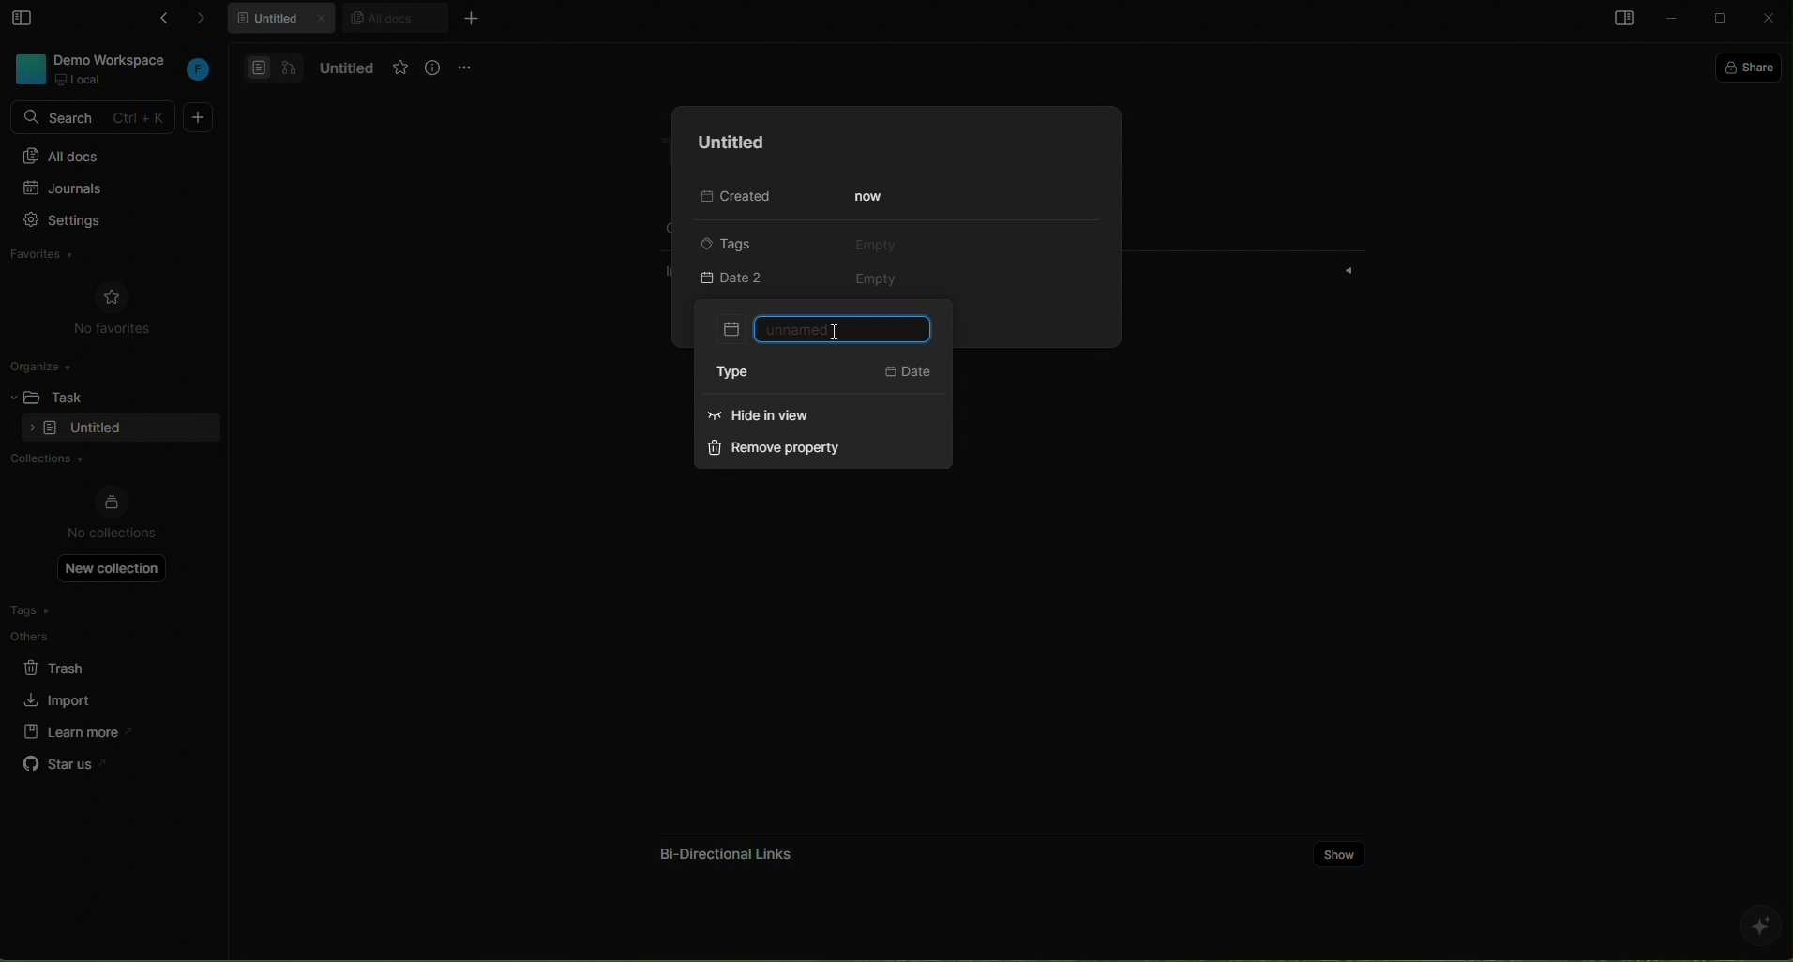  What do you see at coordinates (110, 155) in the screenshot?
I see `all docs` at bounding box center [110, 155].